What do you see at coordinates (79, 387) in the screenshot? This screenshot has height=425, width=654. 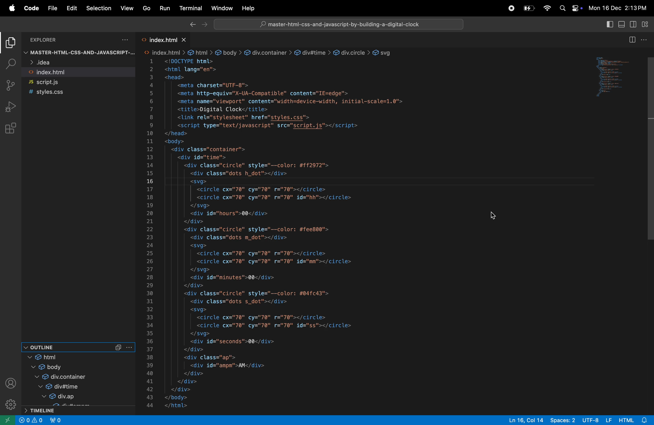 I see `div time` at bounding box center [79, 387].